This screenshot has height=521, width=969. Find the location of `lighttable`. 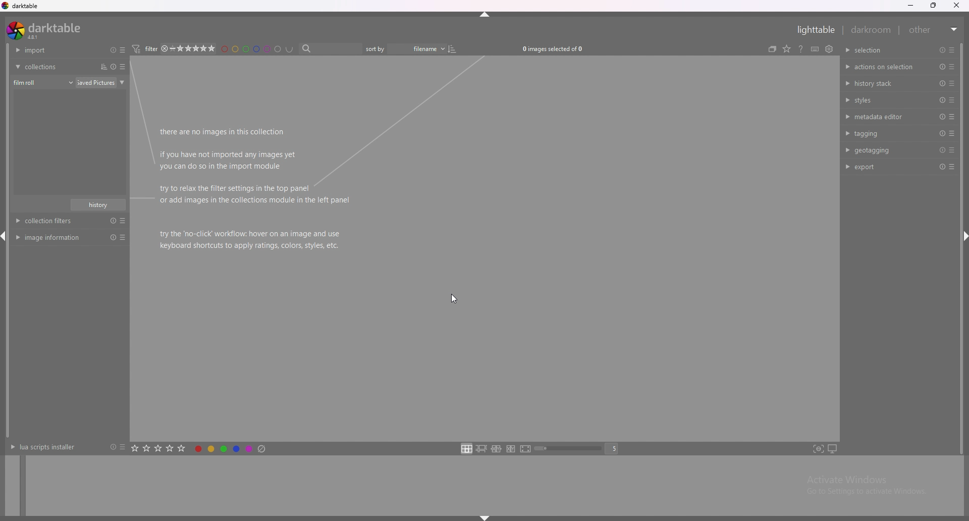

lighttable is located at coordinates (813, 30).